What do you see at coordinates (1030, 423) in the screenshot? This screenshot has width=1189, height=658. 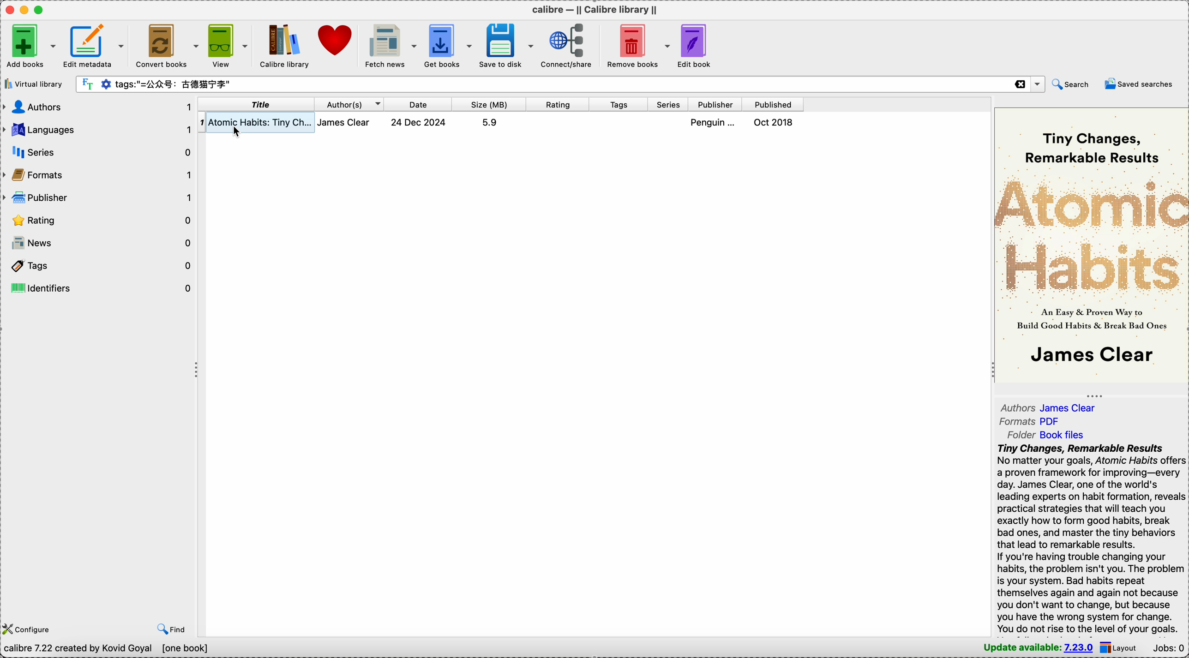 I see `formats` at bounding box center [1030, 423].